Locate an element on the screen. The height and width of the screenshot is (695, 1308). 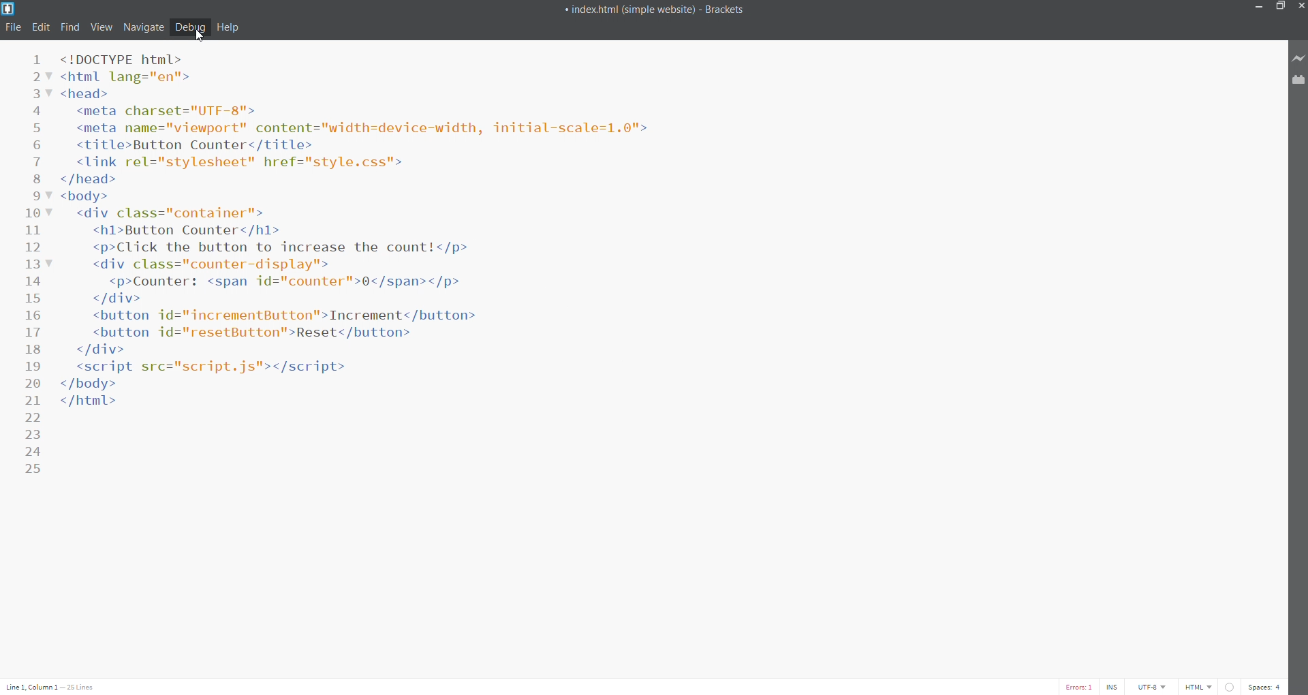
minimize is located at coordinates (1257, 8).